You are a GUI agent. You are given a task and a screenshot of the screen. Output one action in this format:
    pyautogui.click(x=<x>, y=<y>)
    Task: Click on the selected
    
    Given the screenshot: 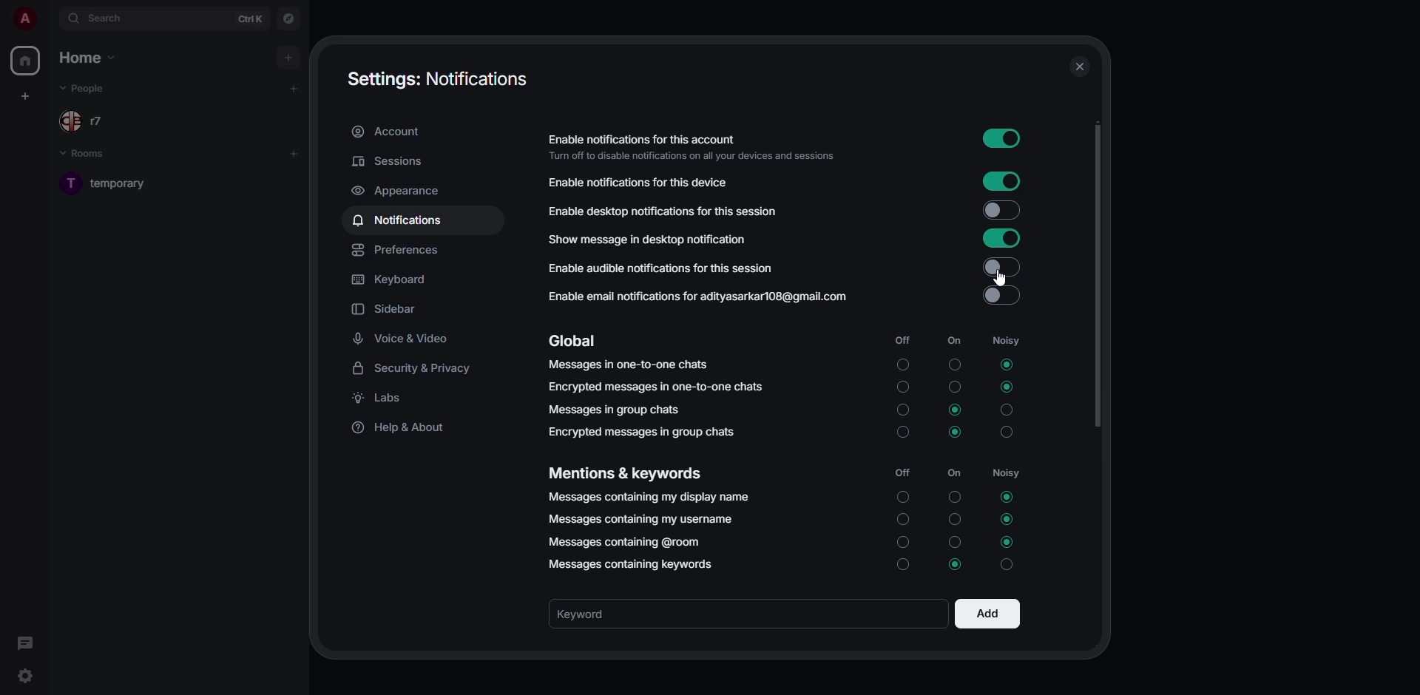 What is the action you would take?
    pyautogui.click(x=953, y=564)
    